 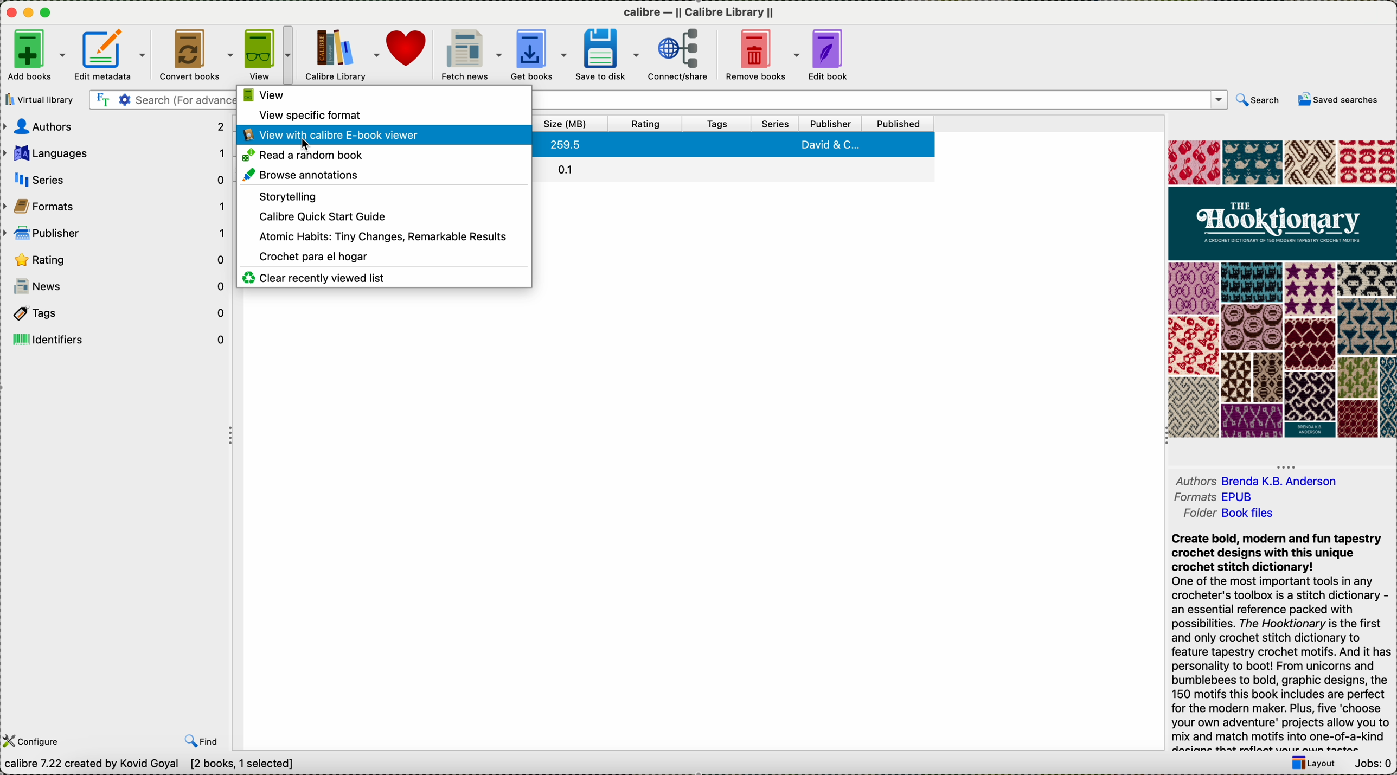 What do you see at coordinates (314, 255) in the screenshot?
I see `crochet para el hogar` at bounding box center [314, 255].